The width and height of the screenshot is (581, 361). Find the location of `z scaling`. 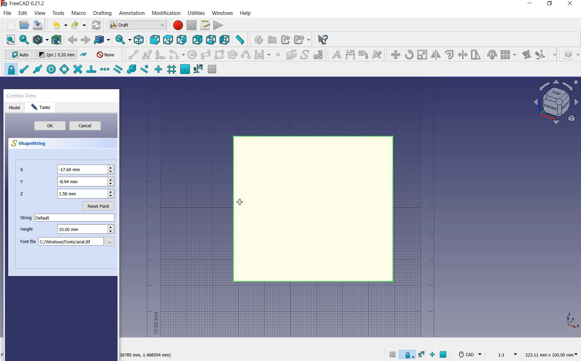

z scaling is located at coordinates (66, 195).